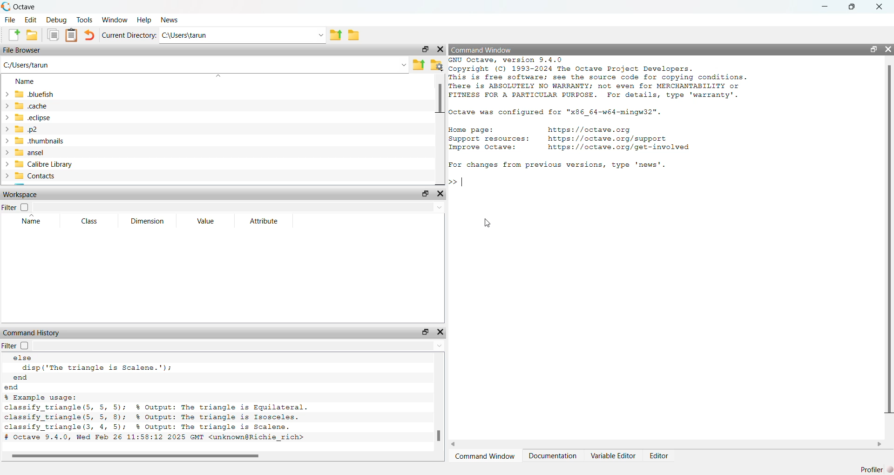 Image resolution: width=894 pixels, height=475 pixels. Describe the element at coordinates (451, 182) in the screenshot. I see `prompt cursor` at that location.